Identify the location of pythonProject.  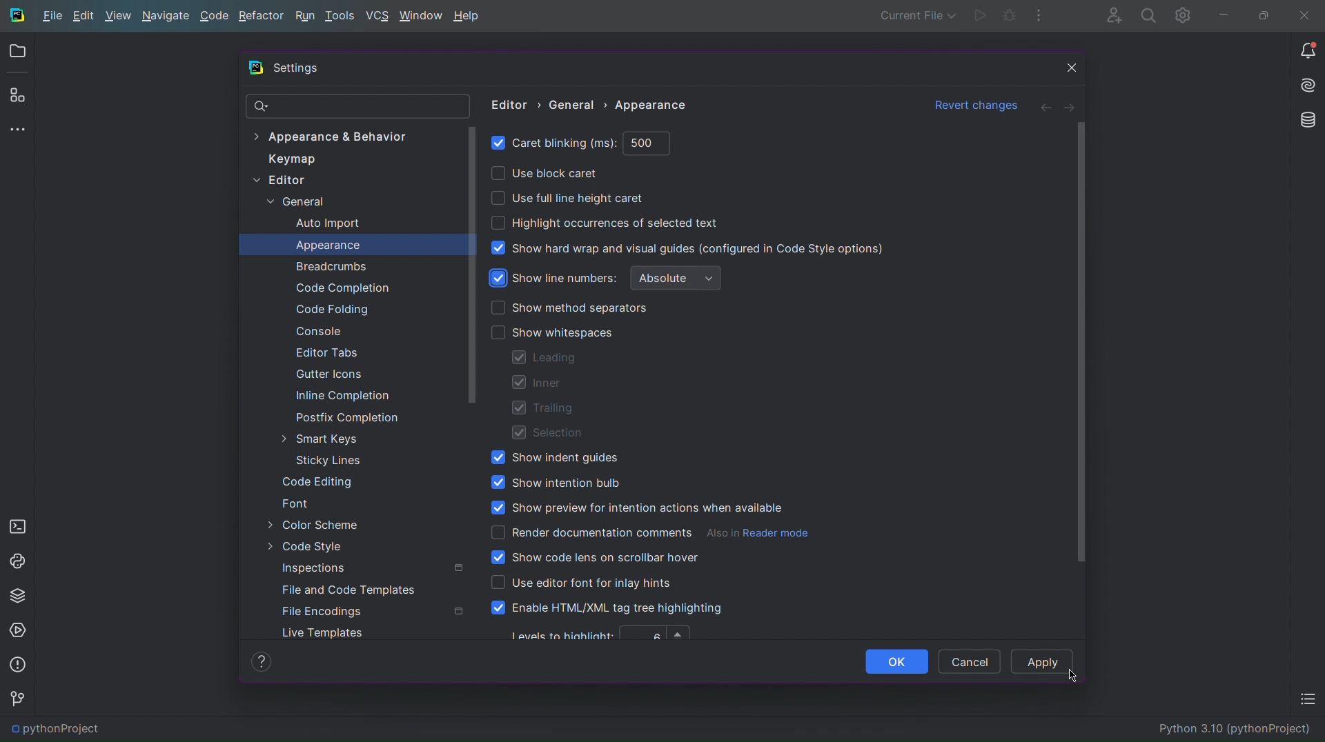
(55, 730).